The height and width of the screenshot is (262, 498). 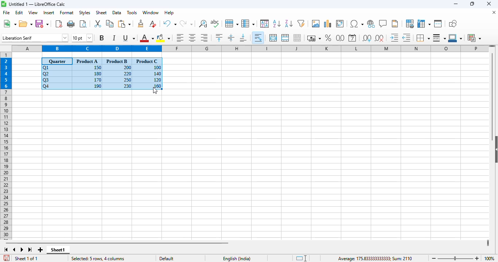 I want to click on Average: 175.833333333333; Sum: 2110, so click(x=375, y=258).